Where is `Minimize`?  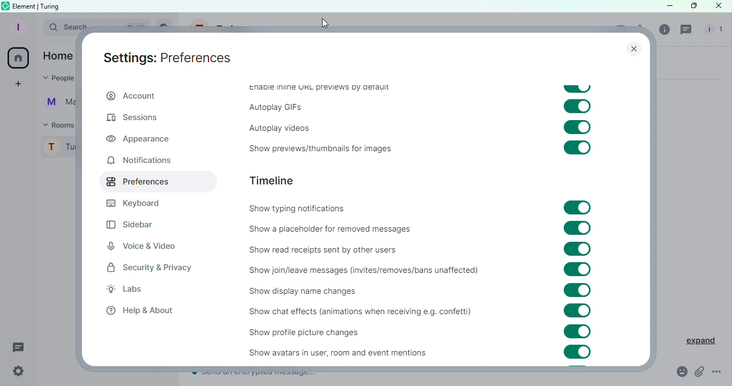 Minimize is located at coordinates (663, 6).